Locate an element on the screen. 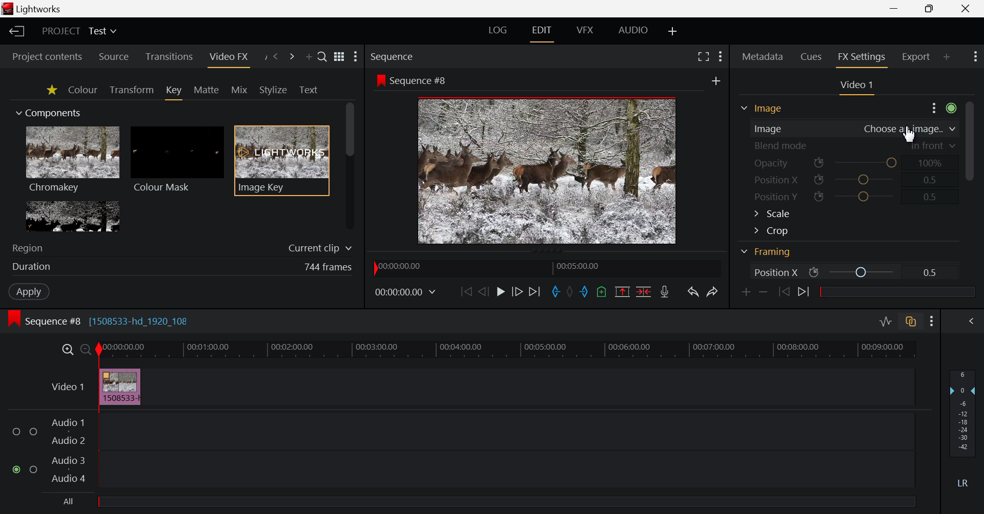  Mix is located at coordinates (239, 90).